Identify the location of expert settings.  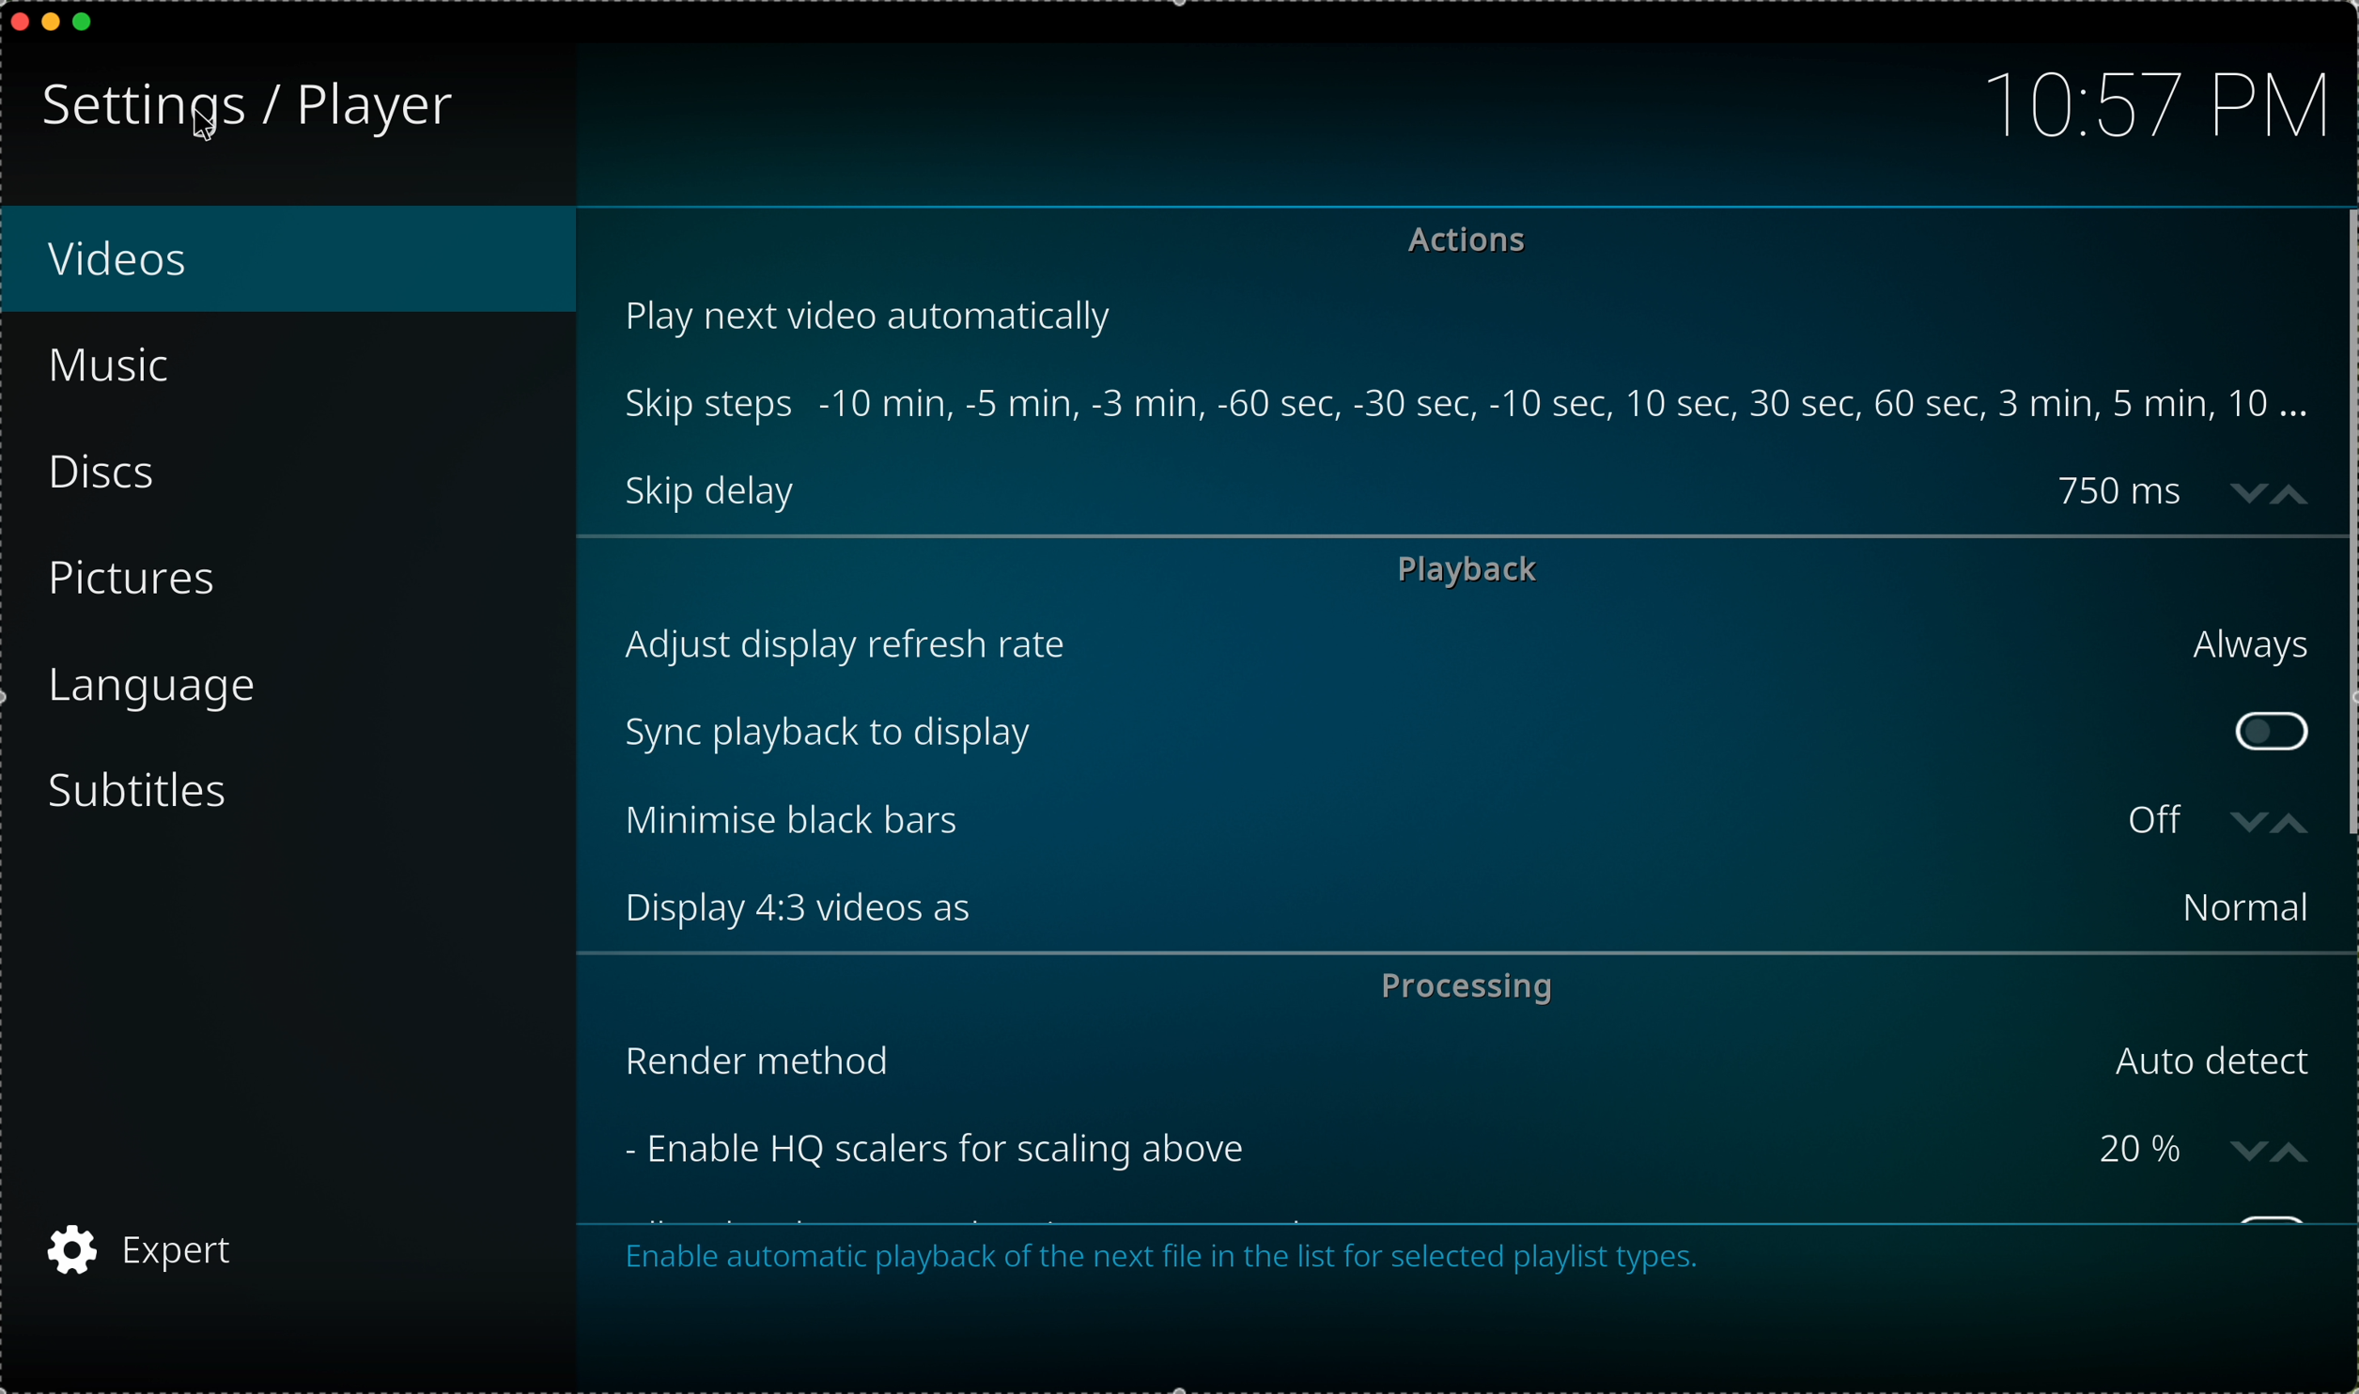
(146, 1247).